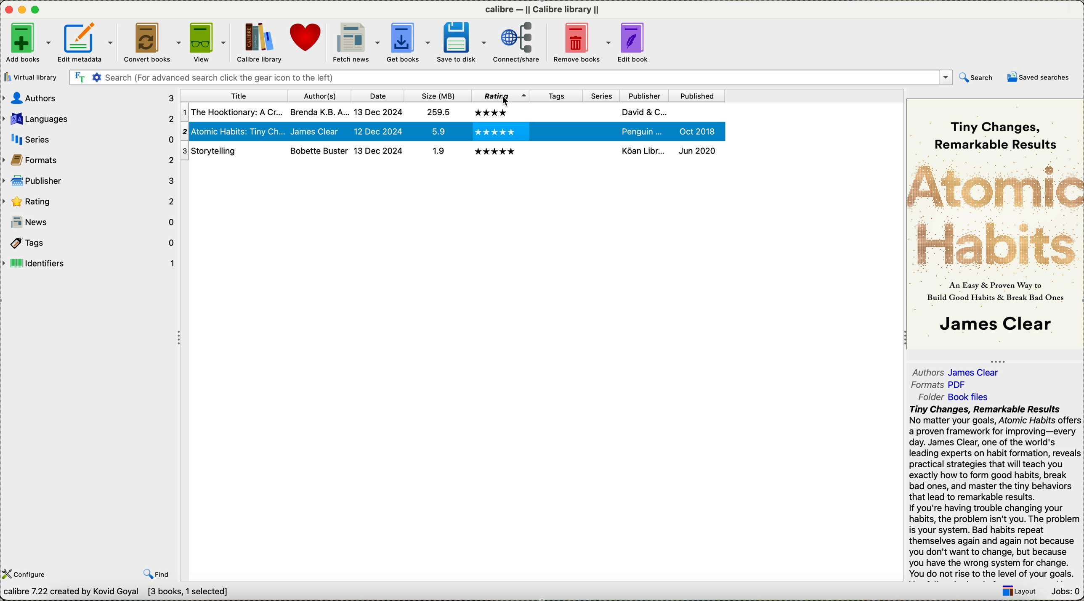 The width and height of the screenshot is (1084, 601). What do you see at coordinates (152, 42) in the screenshot?
I see `convert books` at bounding box center [152, 42].